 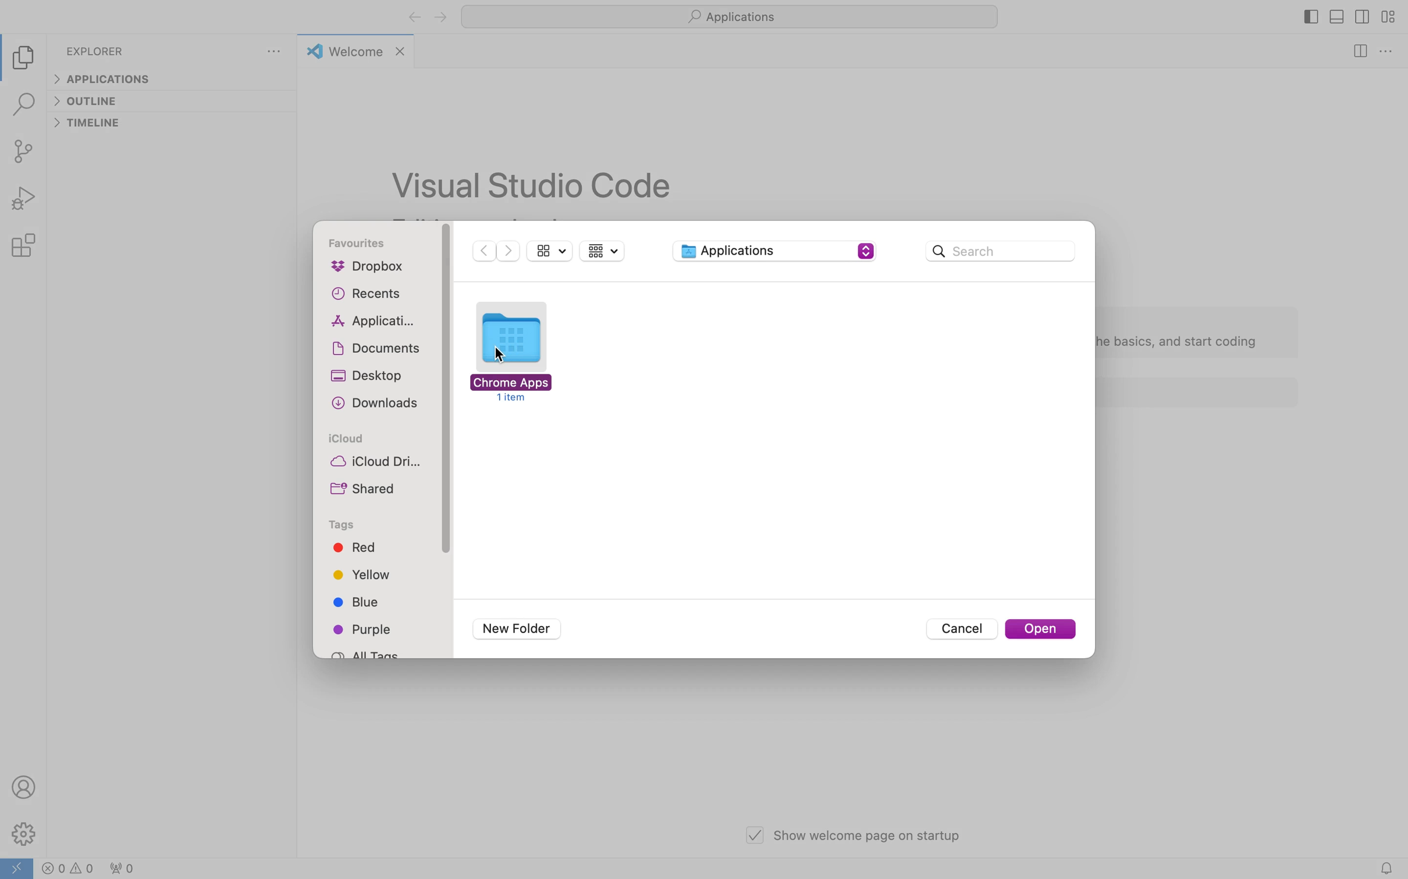 I want to click on applications, so click(x=772, y=252).